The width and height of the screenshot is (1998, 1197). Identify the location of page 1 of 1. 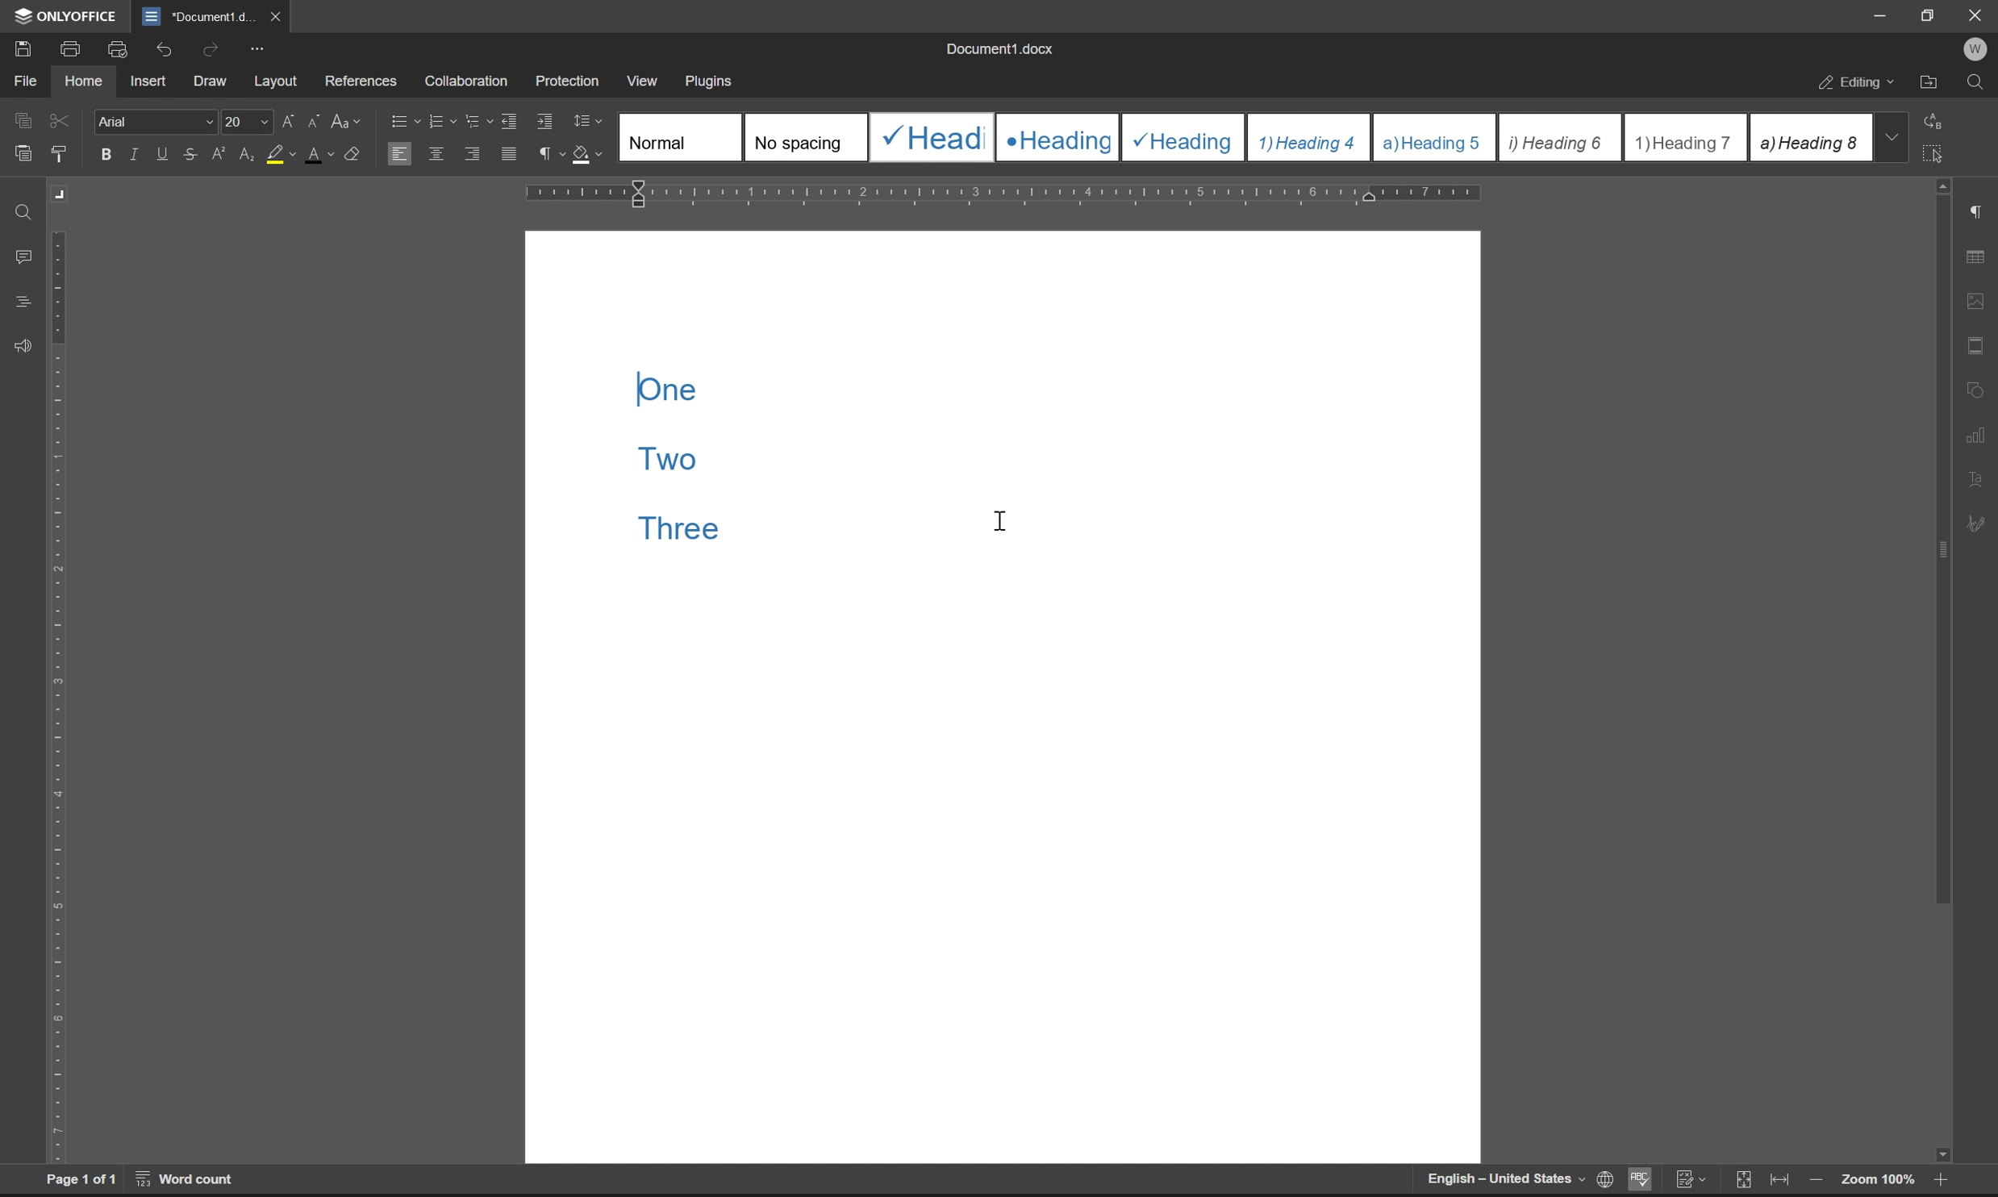
(81, 1179).